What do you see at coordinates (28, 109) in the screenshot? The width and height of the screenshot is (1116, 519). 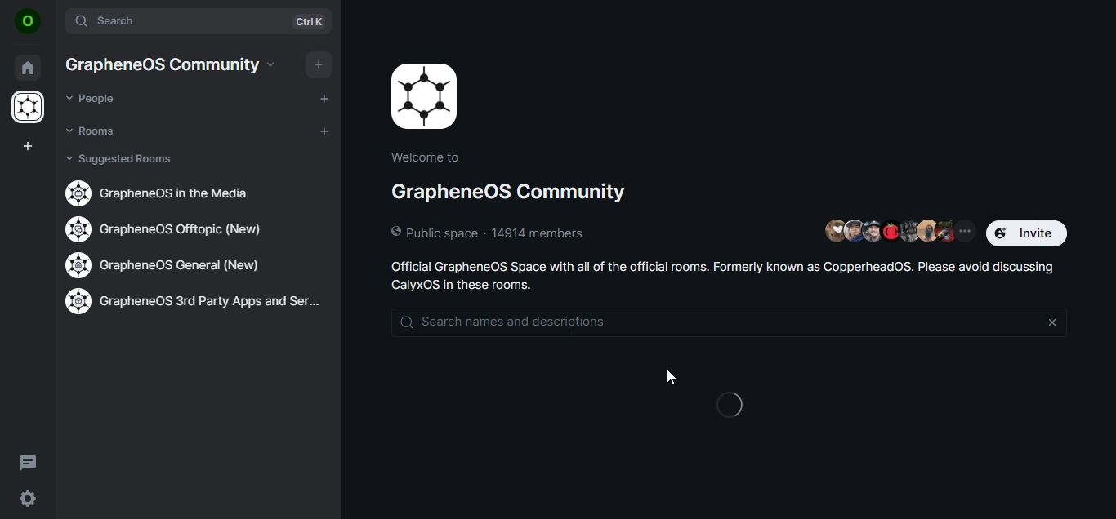 I see `icon` at bounding box center [28, 109].